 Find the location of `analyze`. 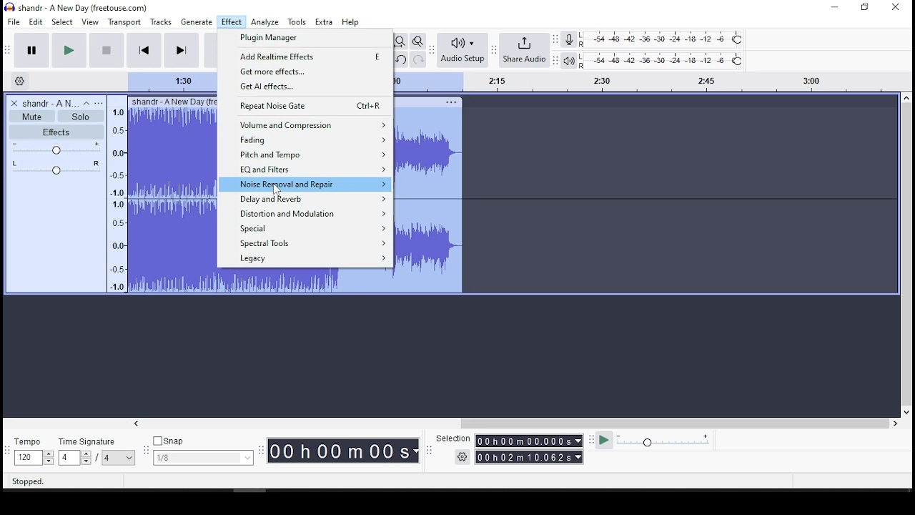

analyze is located at coordinates (265, 21).